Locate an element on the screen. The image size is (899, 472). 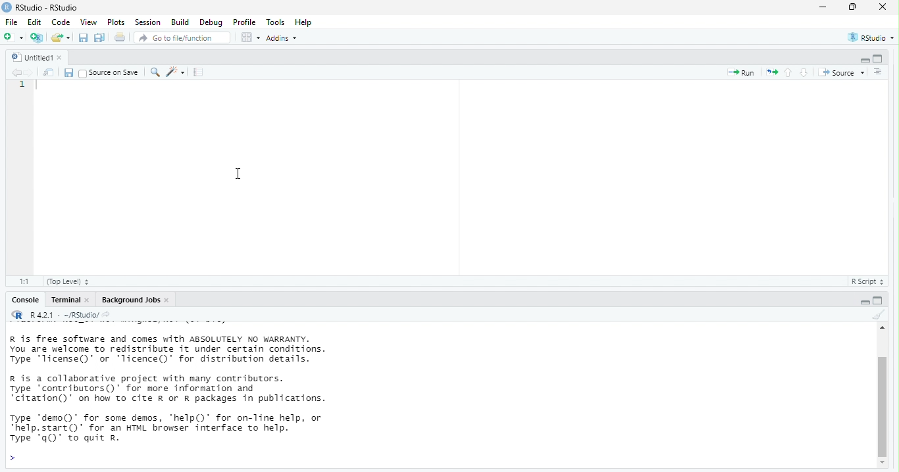
show document online is located at coordinates (883, 73).